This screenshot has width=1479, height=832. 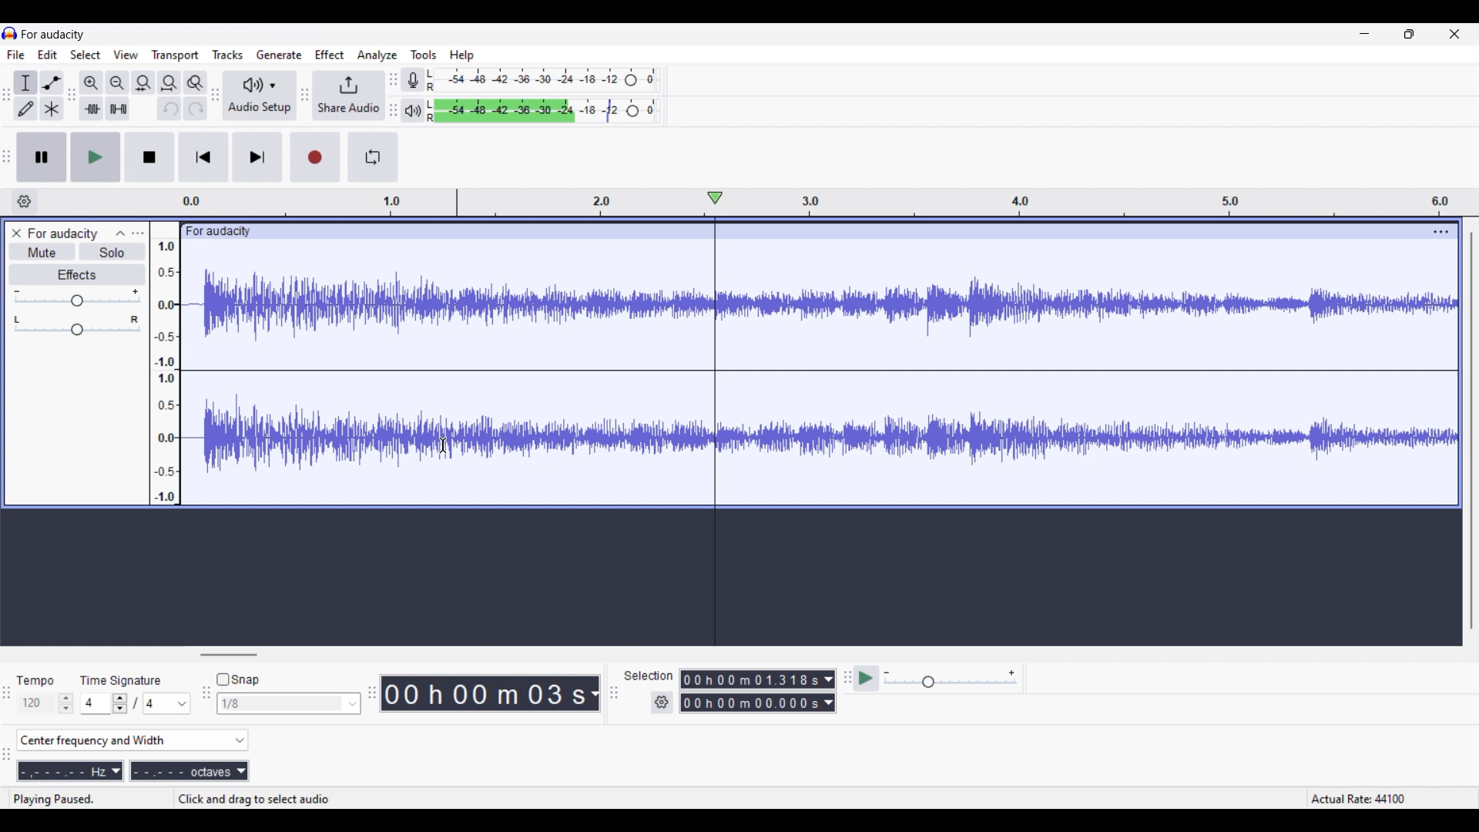 What do you see at coordinates (10, 33) in the screenshot?
I see `Software logo` at bounding box center [10, 33].